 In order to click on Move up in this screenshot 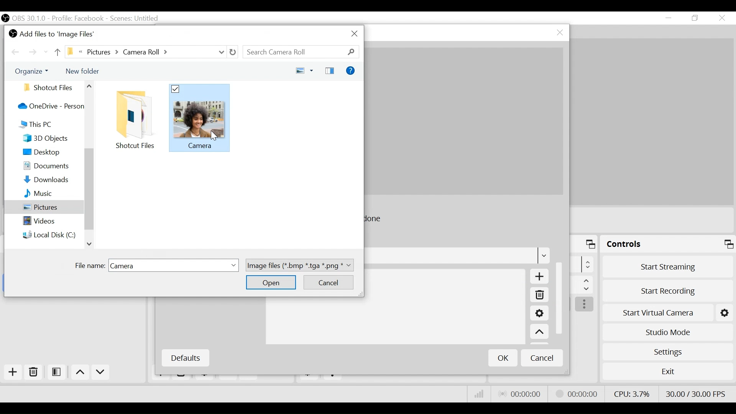, I will do `click(81, 373)`.